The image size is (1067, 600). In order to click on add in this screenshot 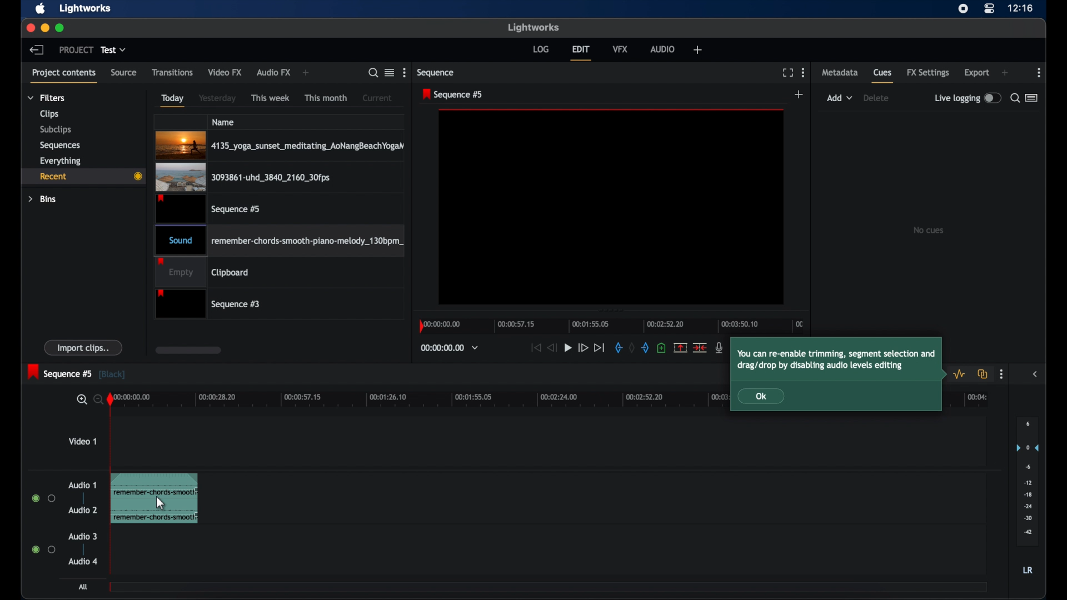, I will do `click(800, 95)`.